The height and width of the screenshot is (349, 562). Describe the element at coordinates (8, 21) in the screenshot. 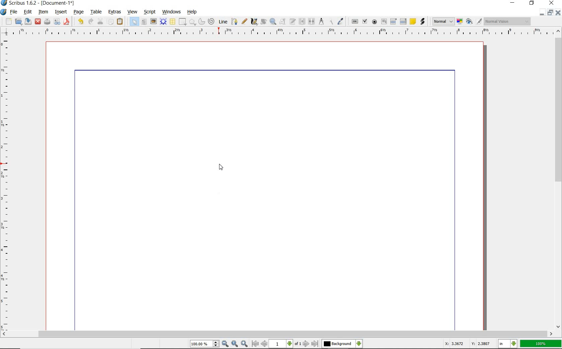

I see `new` at that location.